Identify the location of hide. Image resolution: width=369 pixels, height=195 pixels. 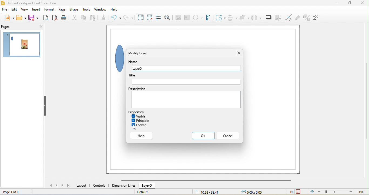
(45, 106).